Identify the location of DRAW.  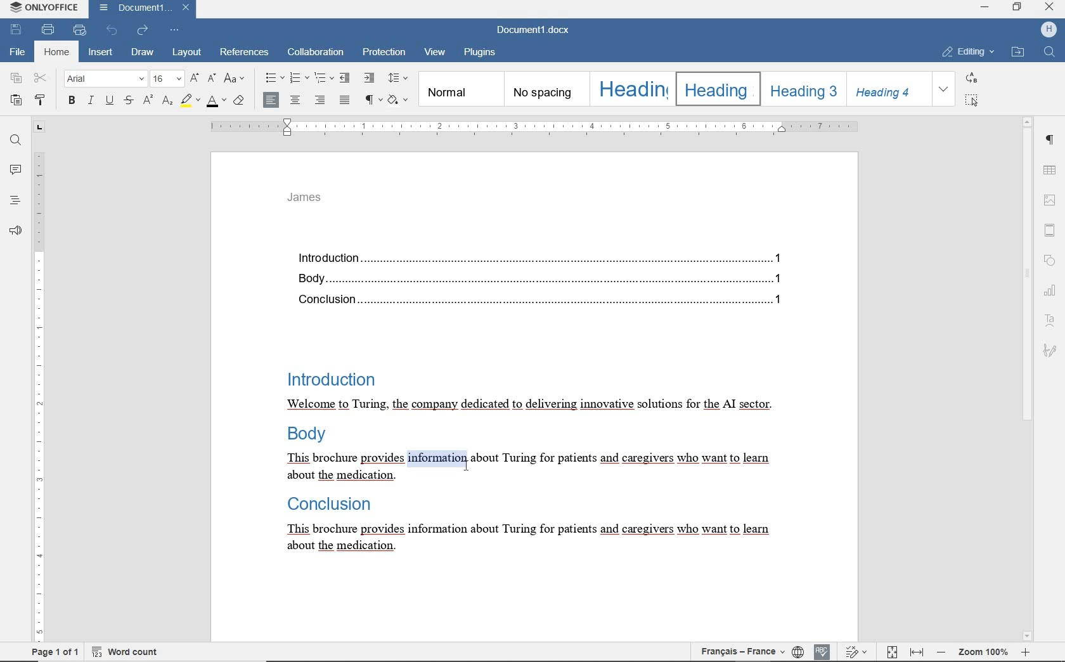
(143, 52).